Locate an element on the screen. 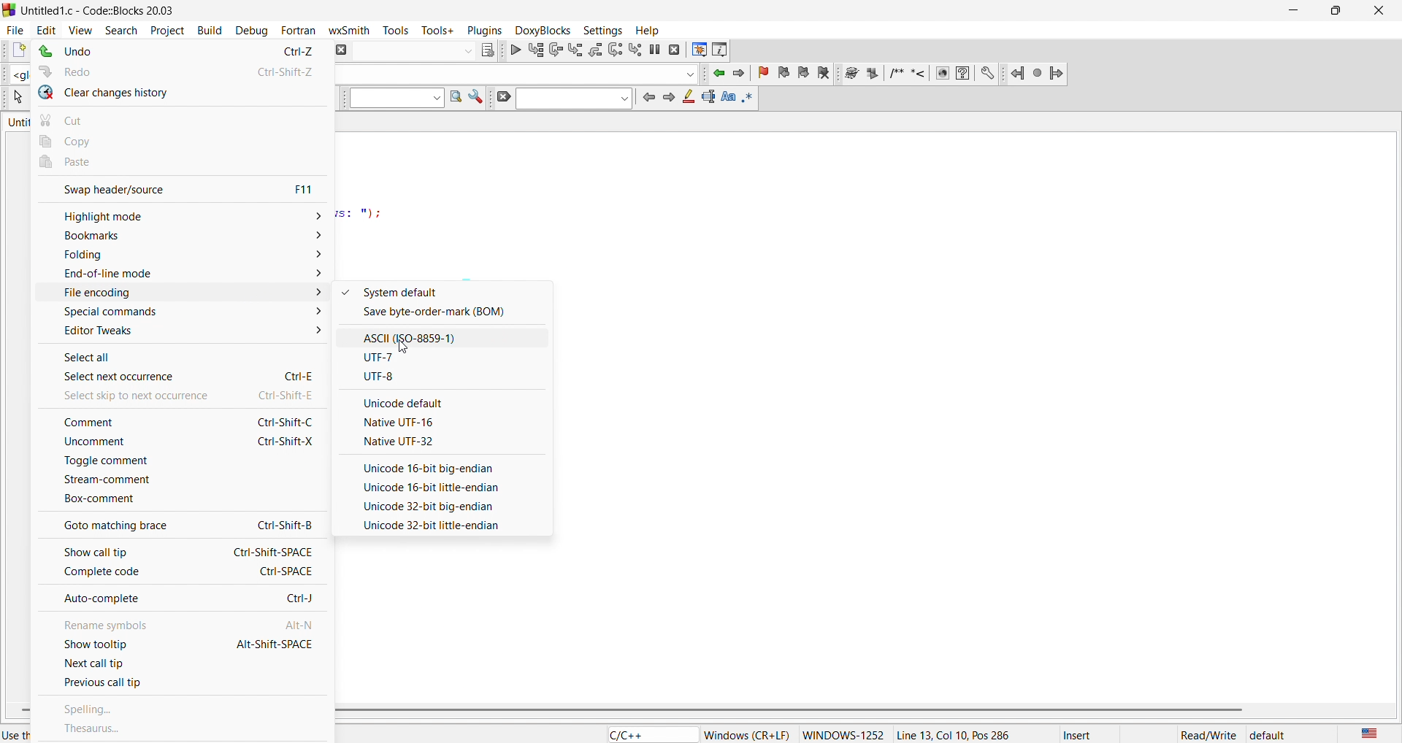 This screenshot has height=743, width=1402. next bookmark is located at coordinates (802, 74).